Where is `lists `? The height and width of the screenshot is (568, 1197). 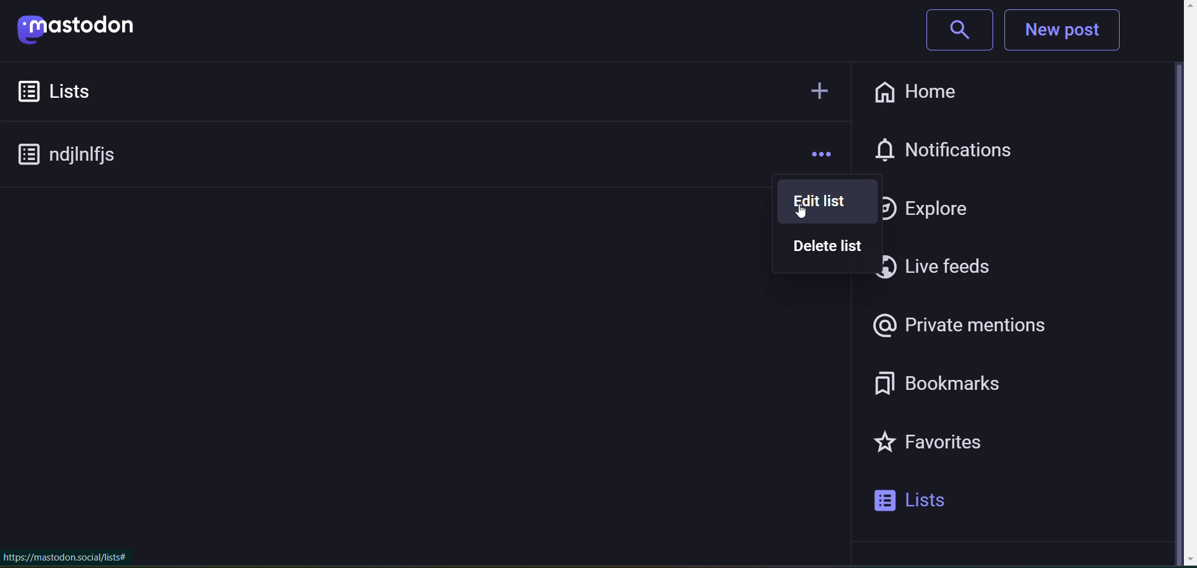 lists  is located at coordinates (74, 91).